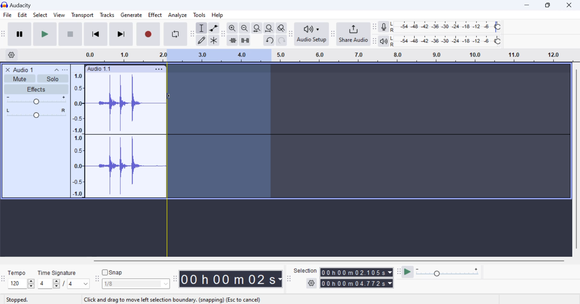 This screenshot has height=304, width=580. What do you see at coordinates (244, 29) in the screenshot?
I see `zoom out` at bounding box center [244, 29].